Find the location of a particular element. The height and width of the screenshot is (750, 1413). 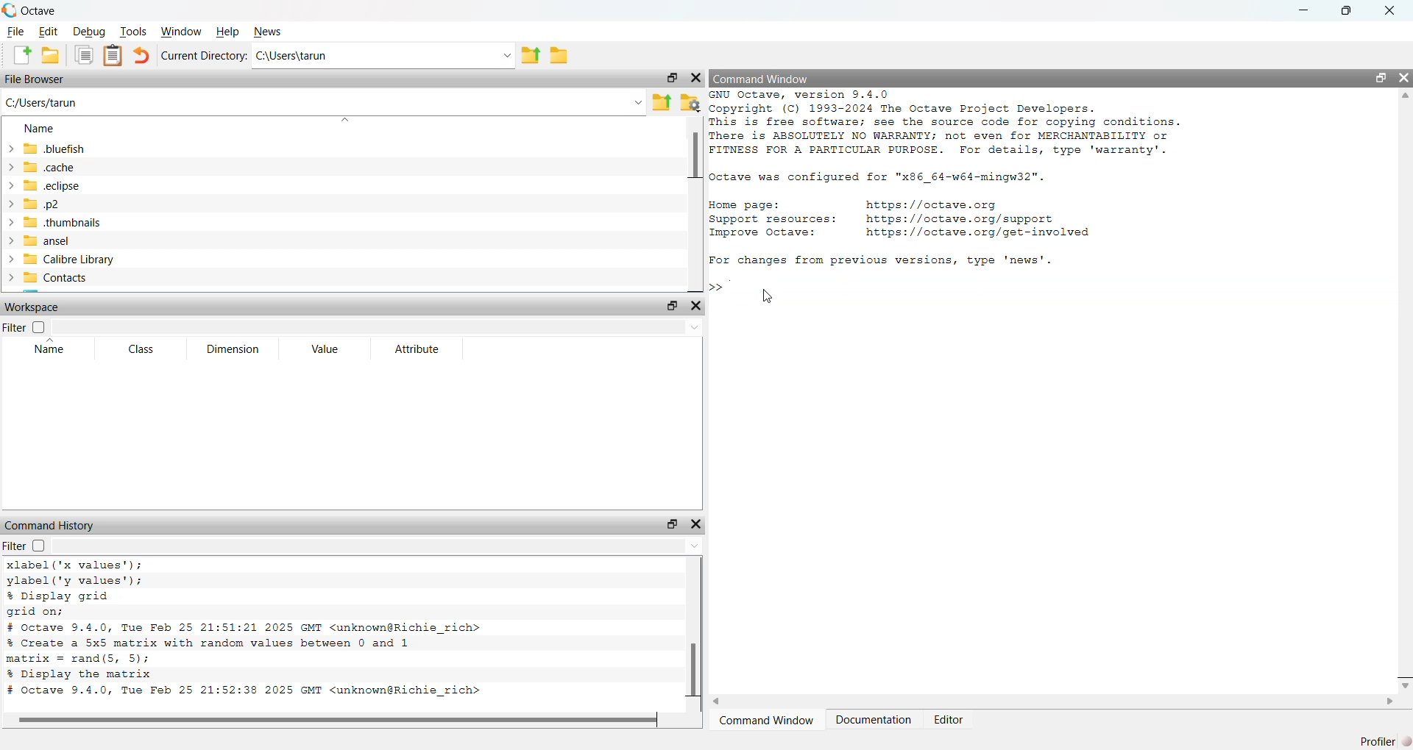

bluefish is located at coordinates (49, 149).